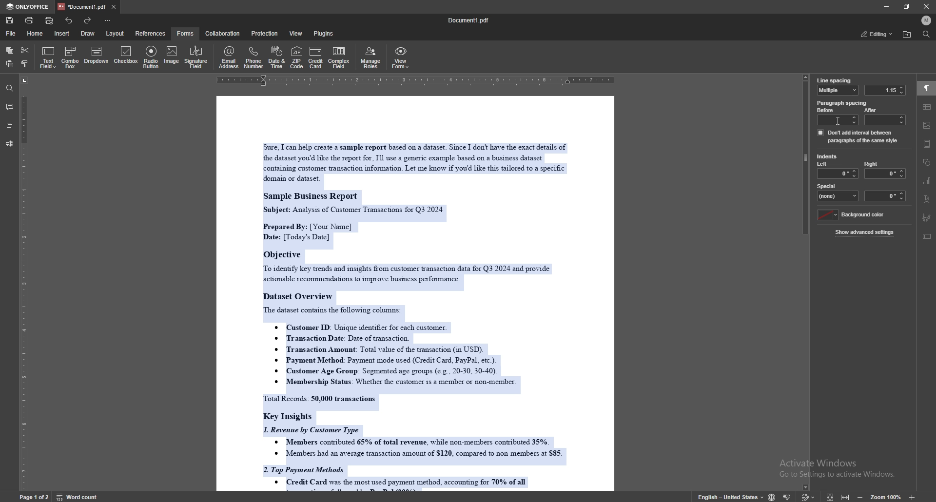  What do you see at coordinates (927, 218) in the screenshot?
I see `signature field` at bounding box center [927, 218].